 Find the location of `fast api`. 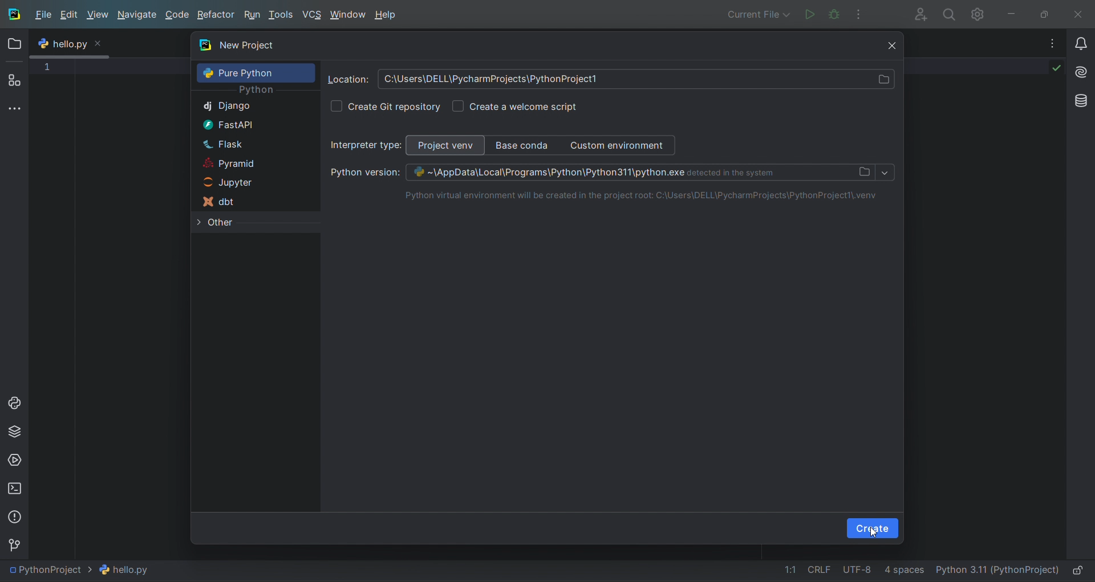

fast api is located at coordinates (250, 124).